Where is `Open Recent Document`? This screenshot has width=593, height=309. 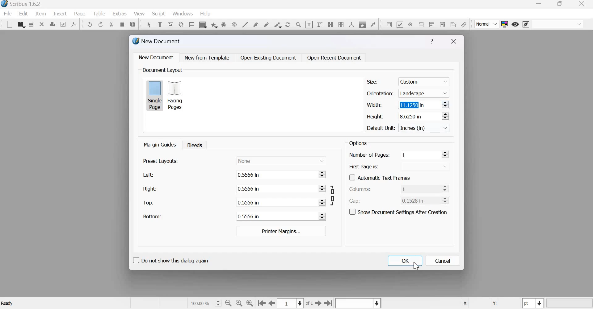 Open Recent Document is located at coordinates (334, 58).